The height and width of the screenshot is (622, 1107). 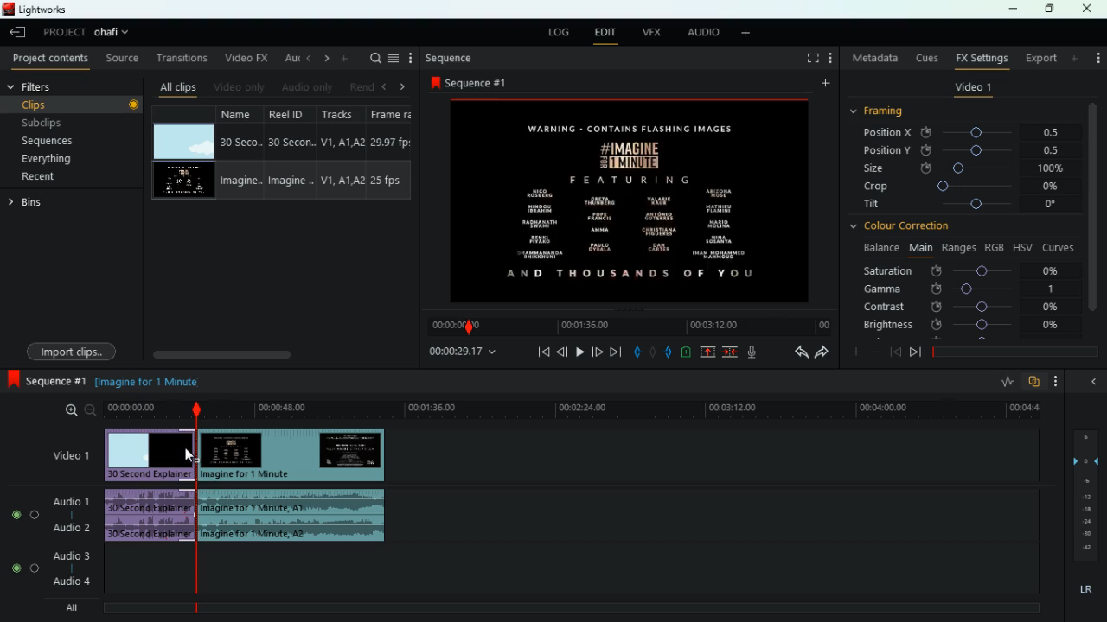 I want to click on back, so click(x=895, y=352).